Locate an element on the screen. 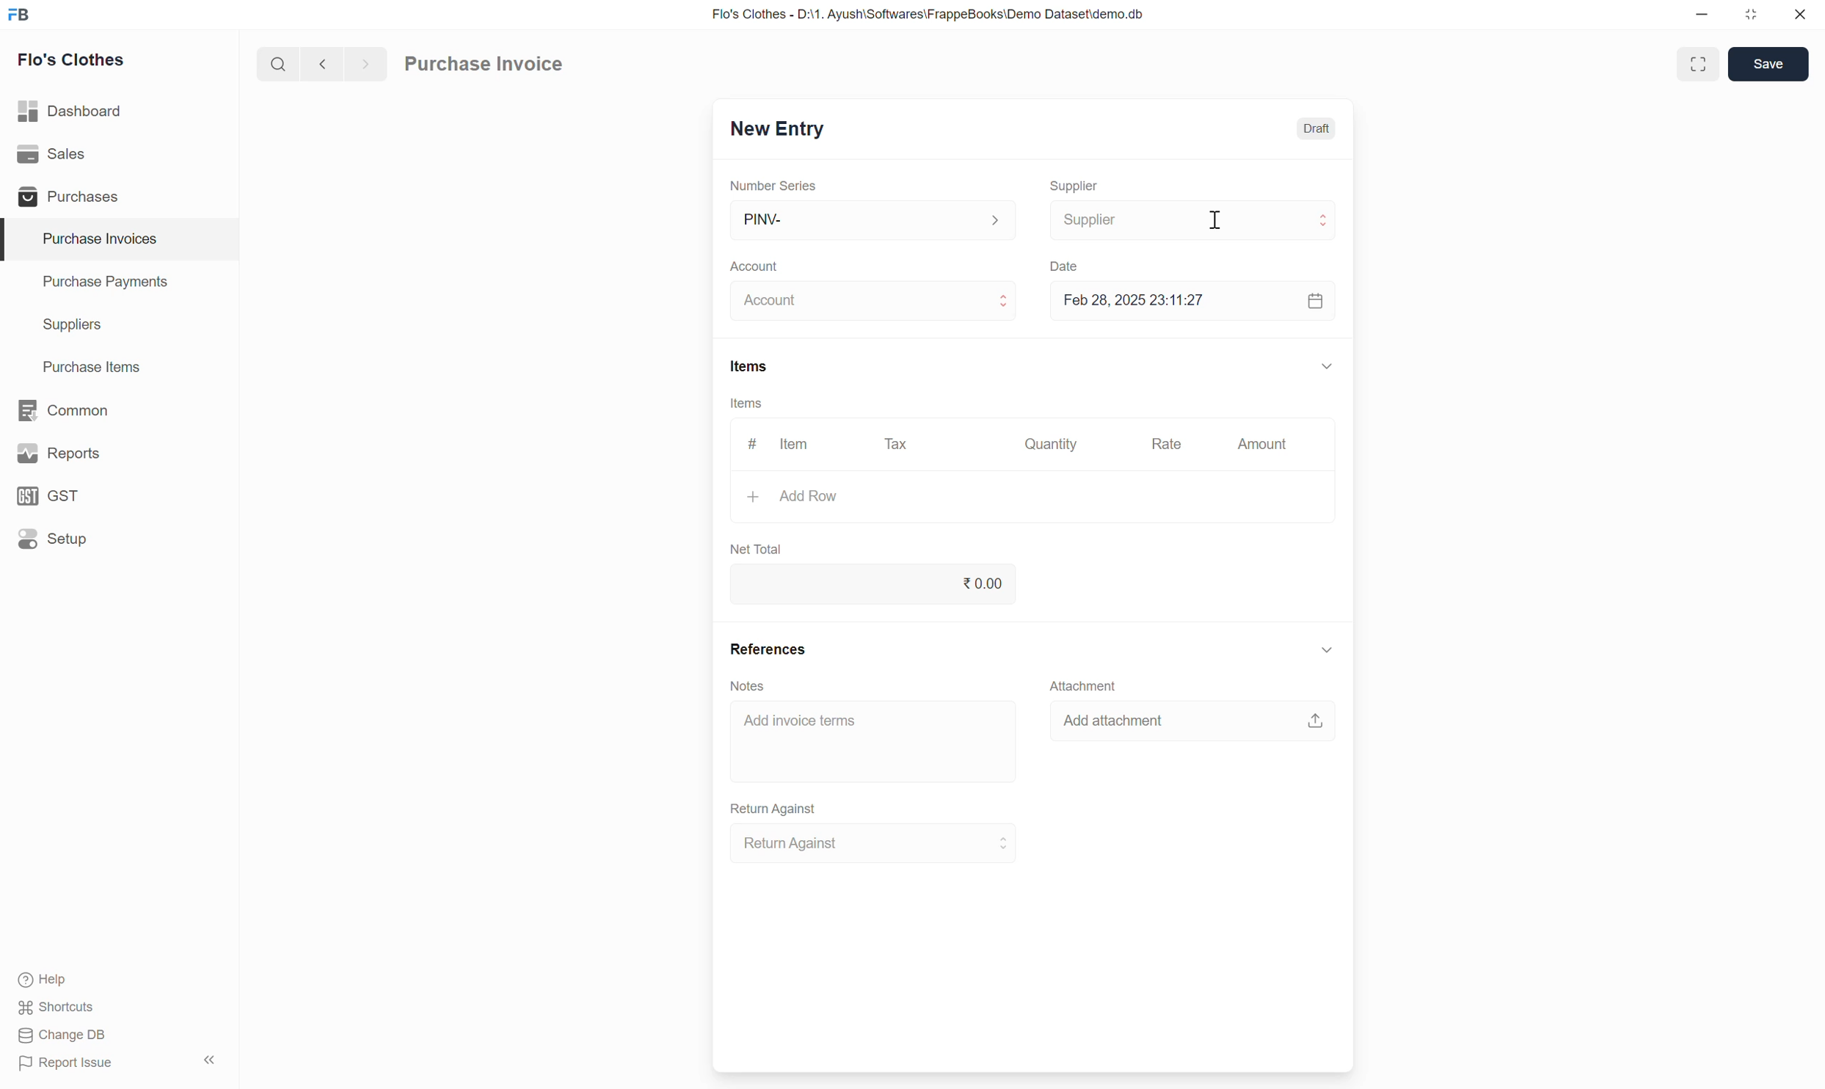 The width and height of the screenshot is (1825, 1089). Change dimension is located at coordinates (1750, 15).